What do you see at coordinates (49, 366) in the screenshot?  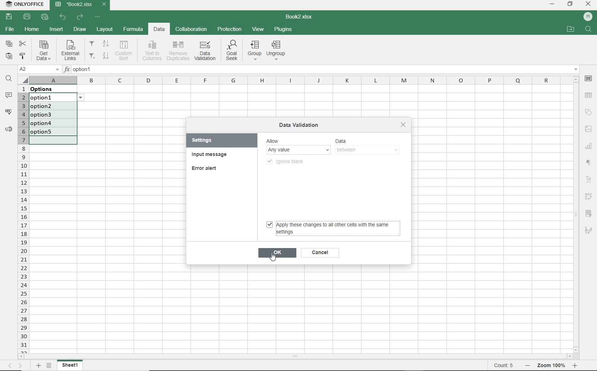 I see `LIST OF SHEETS` at bounding box center [49, 366].